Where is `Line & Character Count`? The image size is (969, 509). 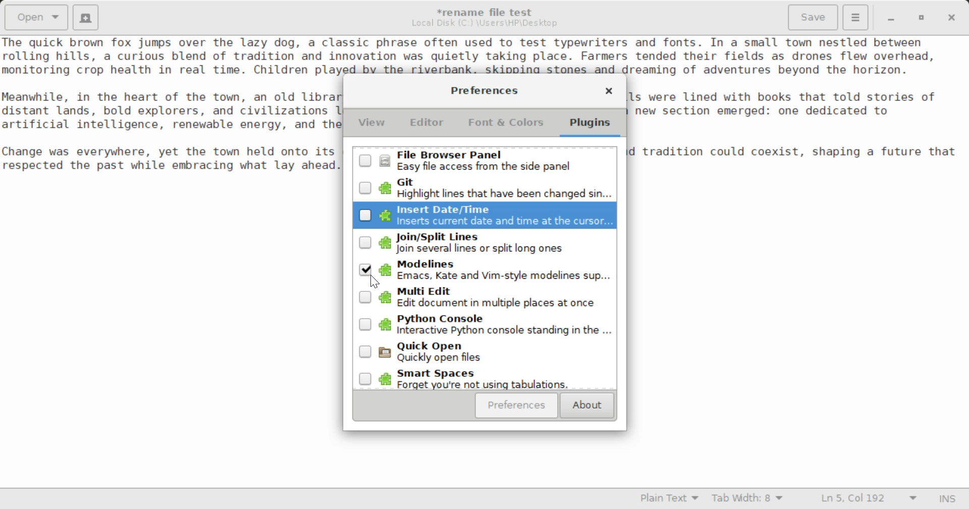 Line & Character Count is located at coordinates (869, 499).